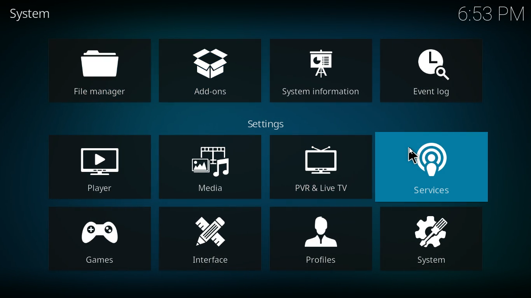 The width and height of the screenshot is (531, 298). Describe the element at coordinates (435, 167) in the screenshot. I see `services` at that location.